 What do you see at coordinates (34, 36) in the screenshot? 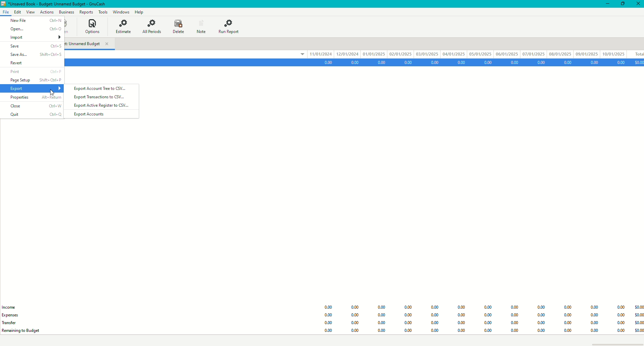
I see `Import` at bounding box center [34, 36].